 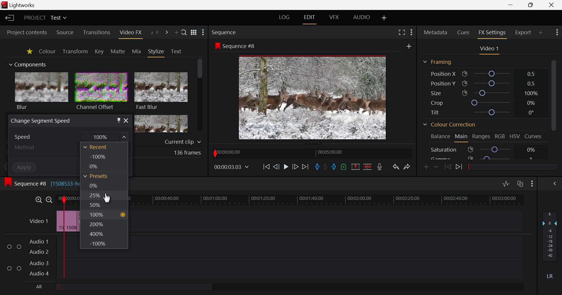 What do you see at coordinates (449, 125) in the screenshot?
I see `Colour Correction` at bounding box center [449, 125].